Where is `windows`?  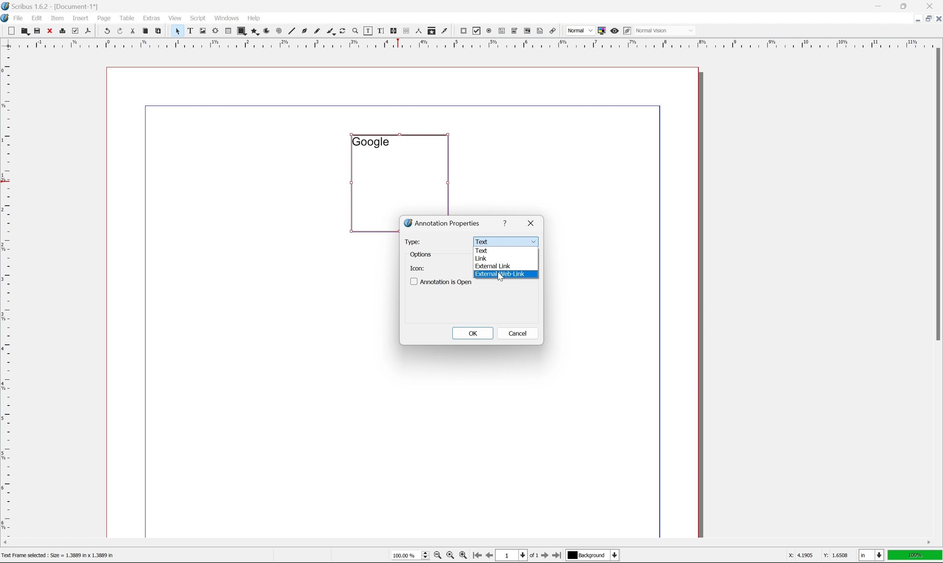
windows is located at coordinates (228, 17).